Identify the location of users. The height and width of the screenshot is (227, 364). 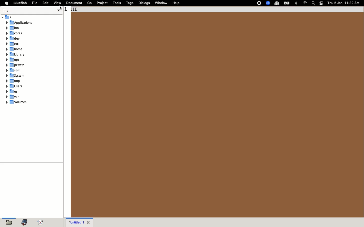
(14, 86).